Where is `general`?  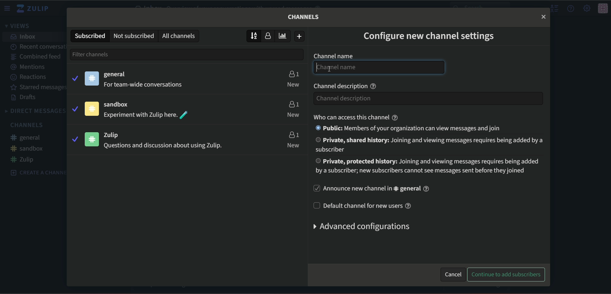 general is located at coordinates (117, 75).